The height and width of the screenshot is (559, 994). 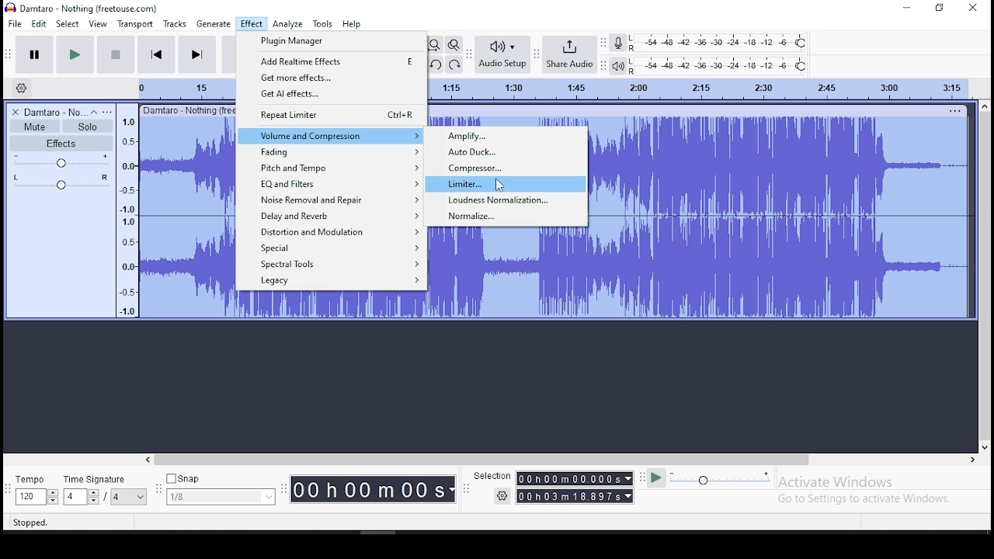 What do you see at coordinates (904, 7) in the screenshot?
I see `minimize` at bounding box center [904, 7].